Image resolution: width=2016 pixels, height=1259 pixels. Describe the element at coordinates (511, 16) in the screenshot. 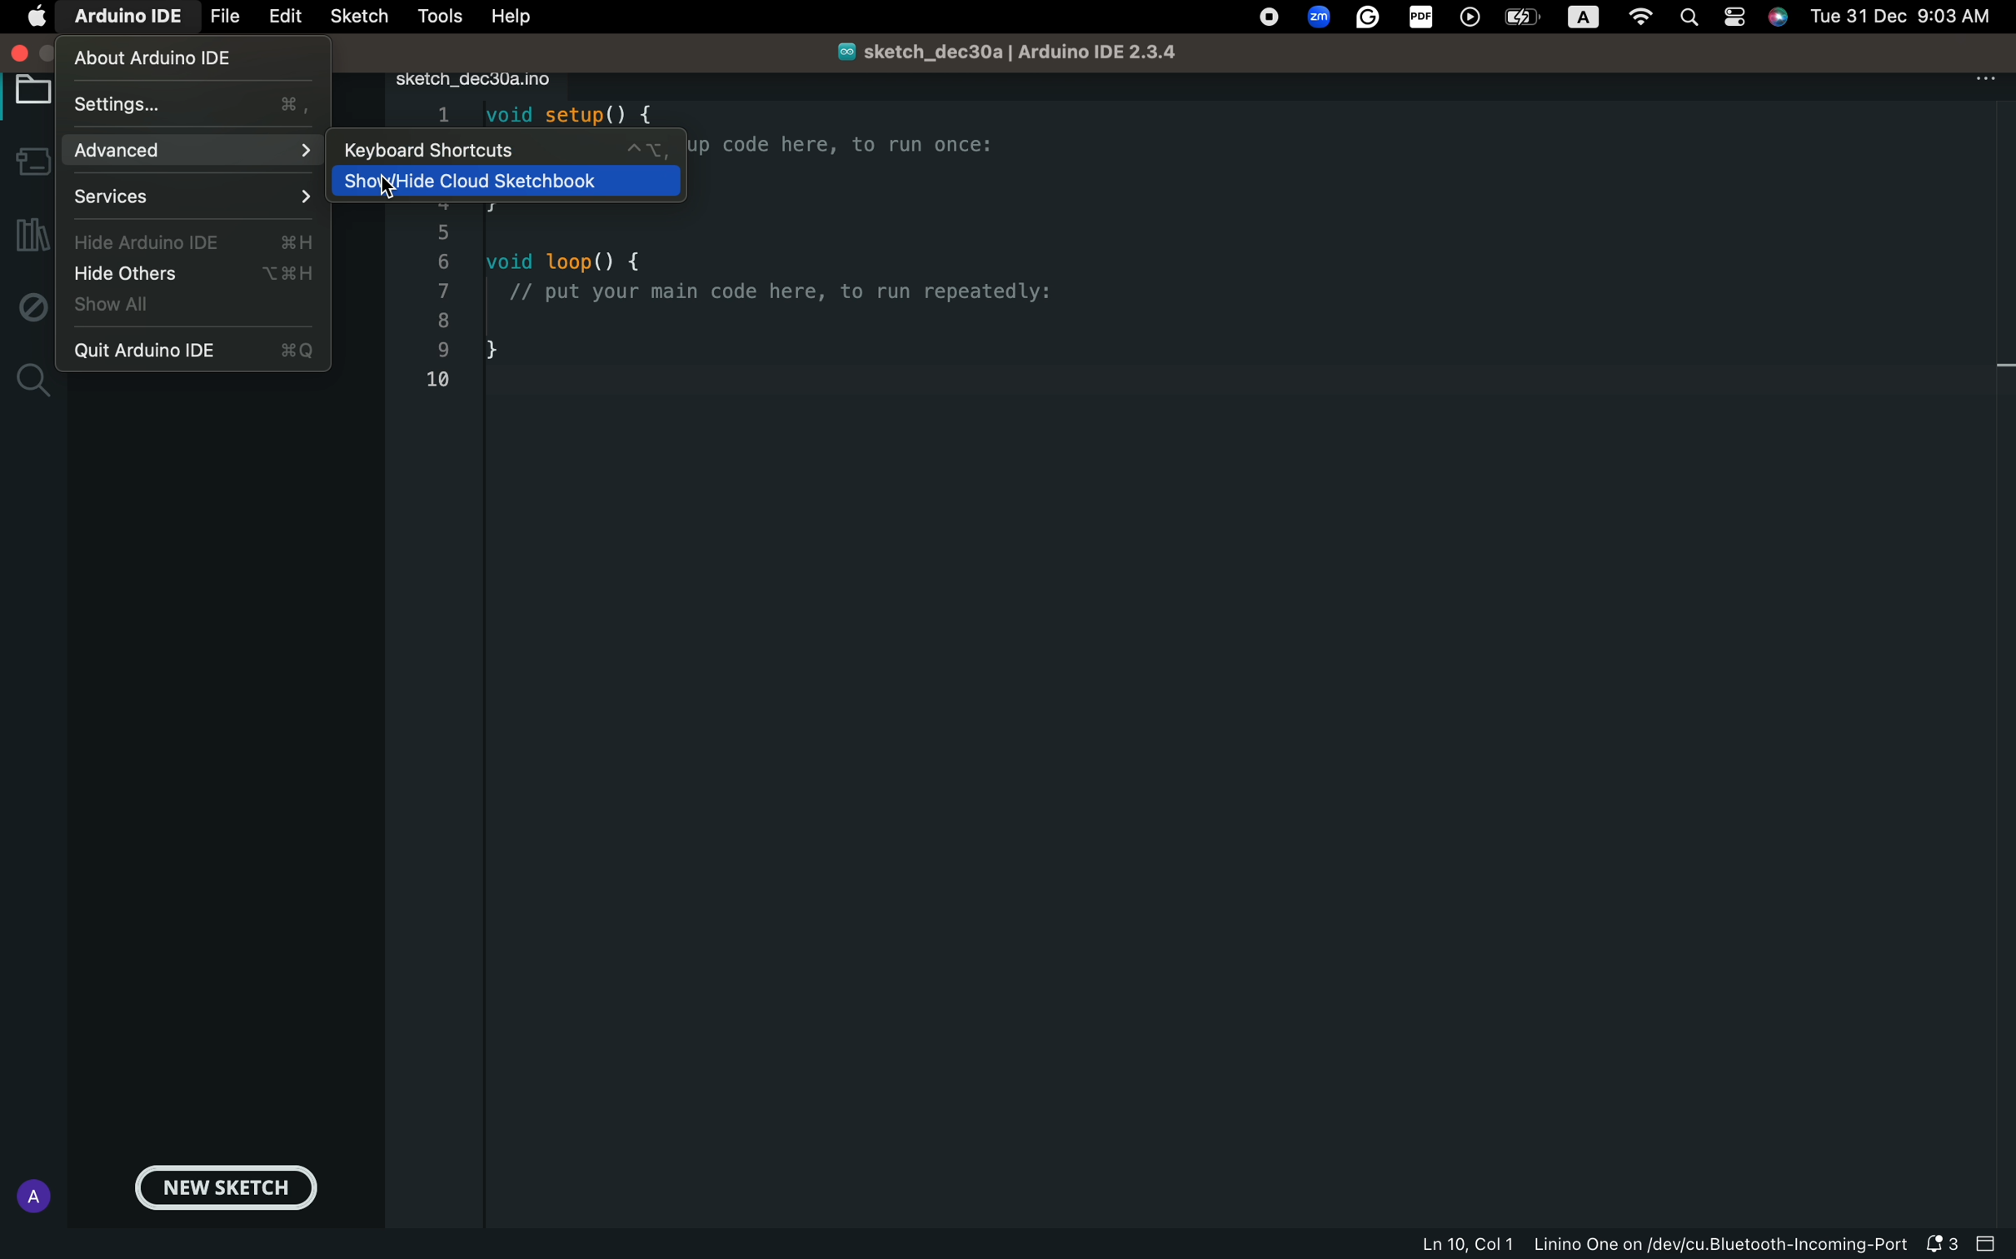

I see `help` at that location.